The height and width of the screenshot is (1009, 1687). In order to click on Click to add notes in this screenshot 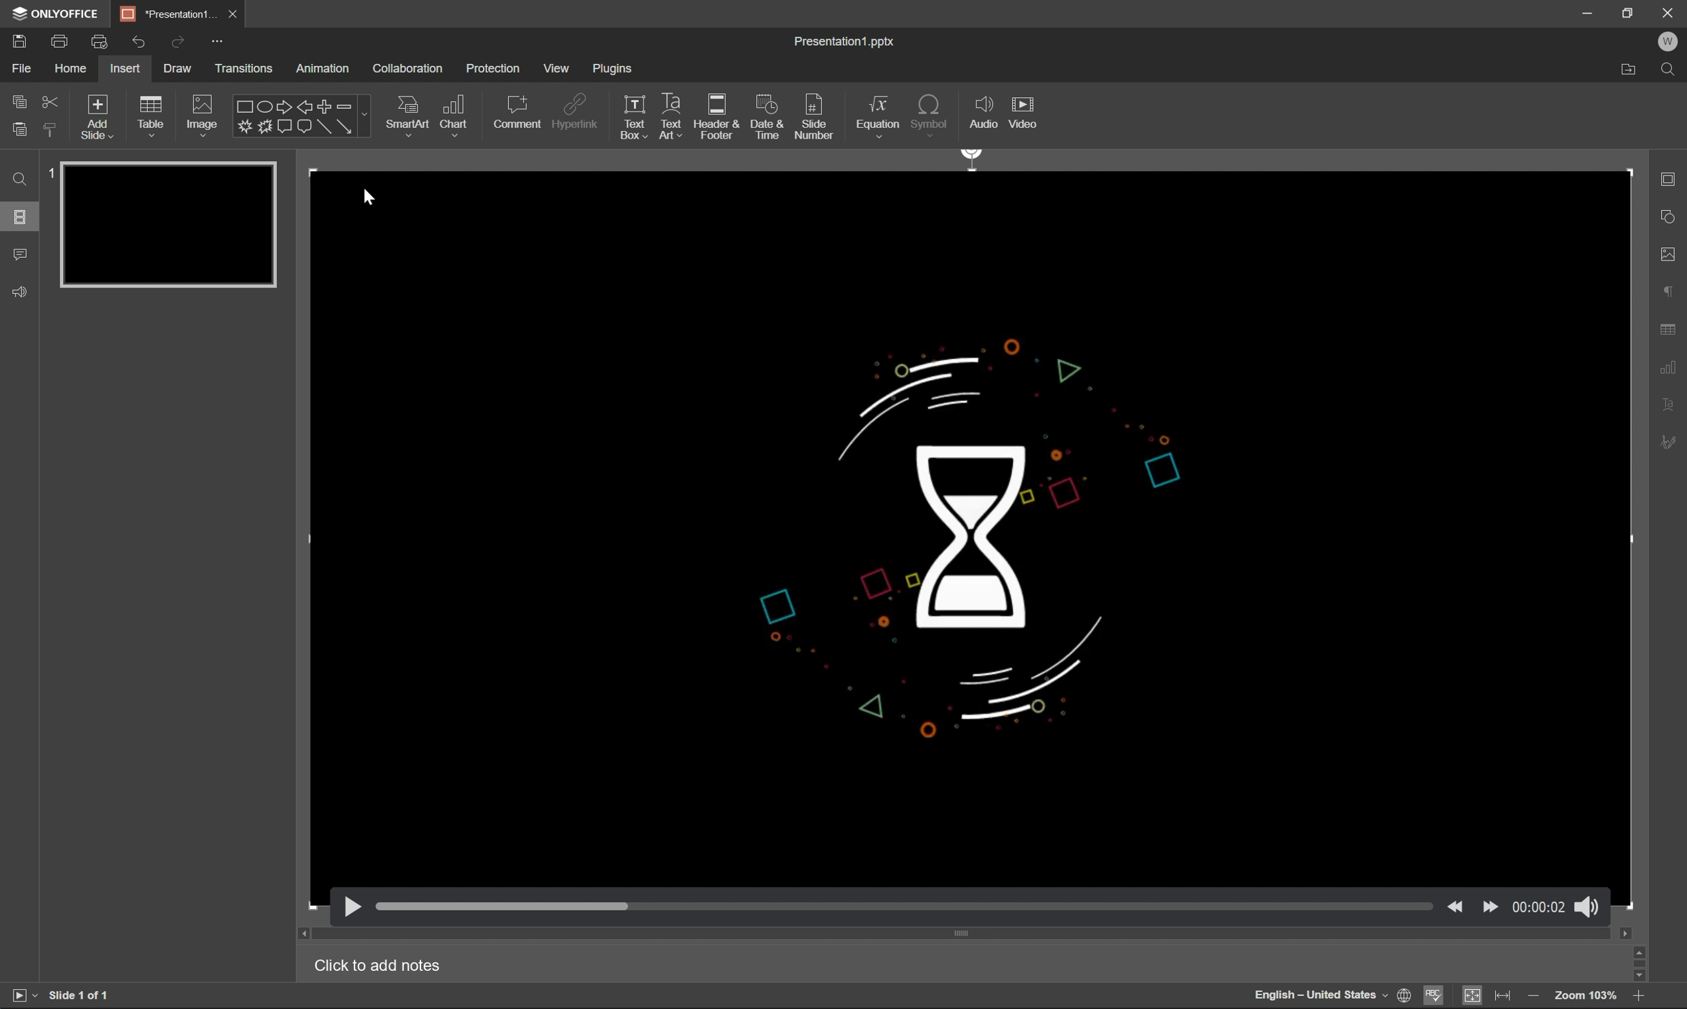, I will do `click(379, 965)`.